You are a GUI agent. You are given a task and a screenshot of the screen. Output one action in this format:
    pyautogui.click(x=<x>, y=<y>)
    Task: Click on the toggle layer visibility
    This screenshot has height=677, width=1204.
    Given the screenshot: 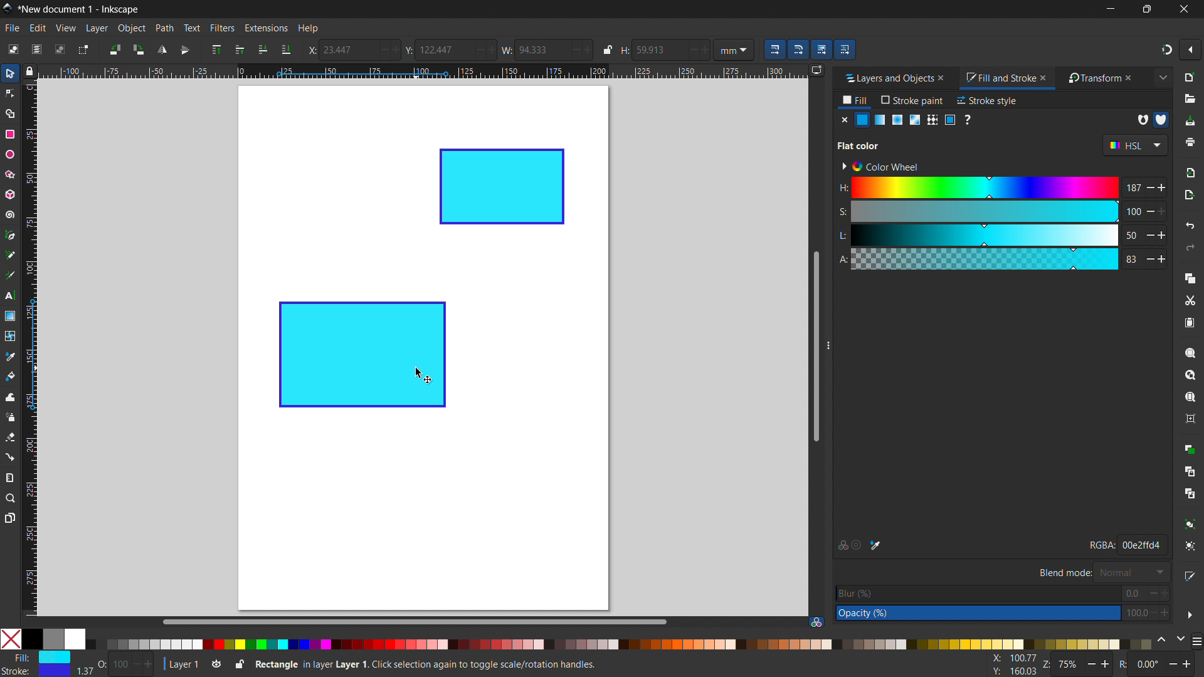 What is the action you would take?
    pyautogui.click(x=217, y=665)
    